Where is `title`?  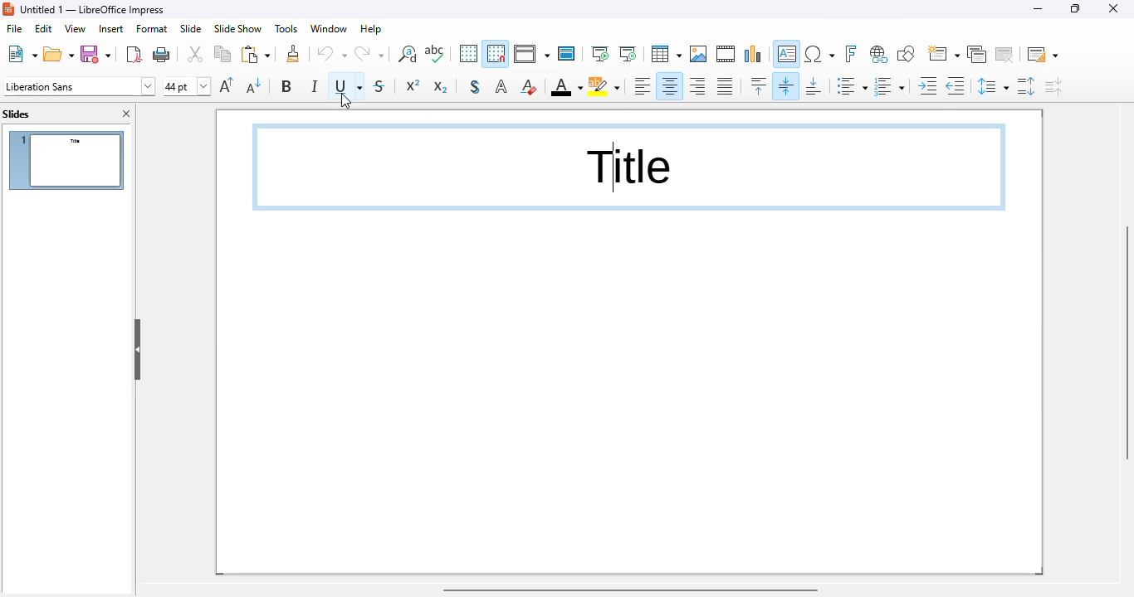 title is located at coordinates (93, 10).